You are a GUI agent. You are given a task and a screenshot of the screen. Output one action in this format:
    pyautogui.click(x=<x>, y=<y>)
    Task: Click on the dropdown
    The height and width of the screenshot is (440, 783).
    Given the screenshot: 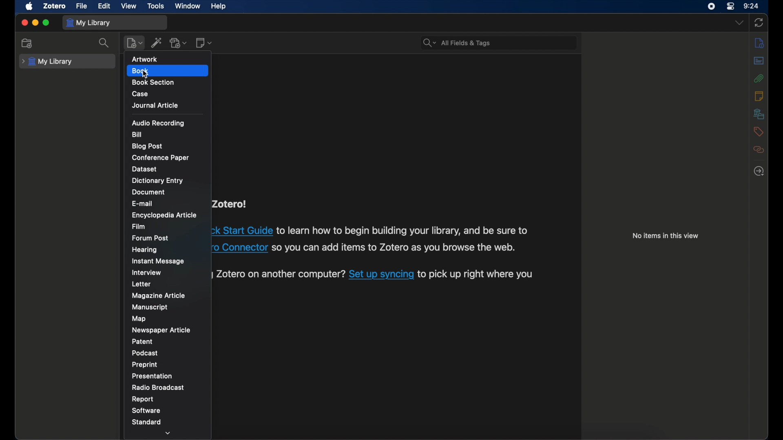 What is the action you would take?
    pyautogui.click(x=740, y=23)
    